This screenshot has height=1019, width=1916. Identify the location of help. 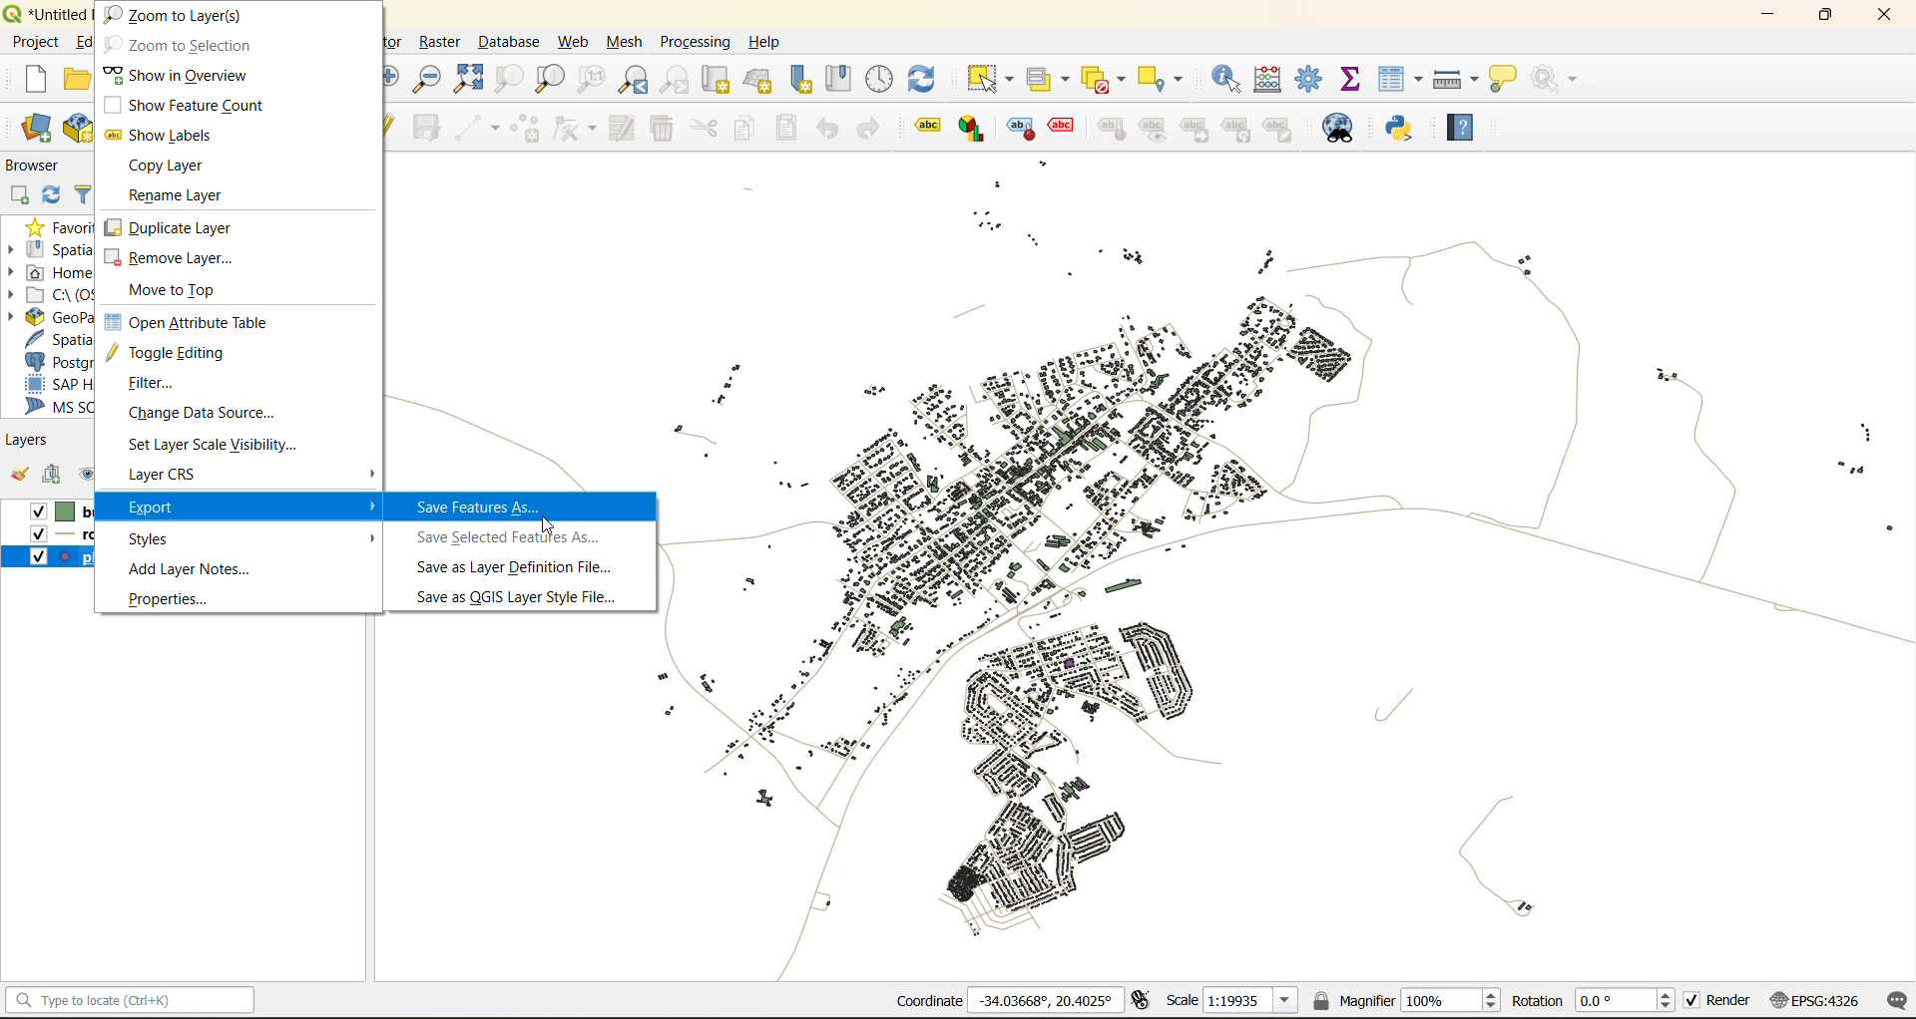
(770, 42).